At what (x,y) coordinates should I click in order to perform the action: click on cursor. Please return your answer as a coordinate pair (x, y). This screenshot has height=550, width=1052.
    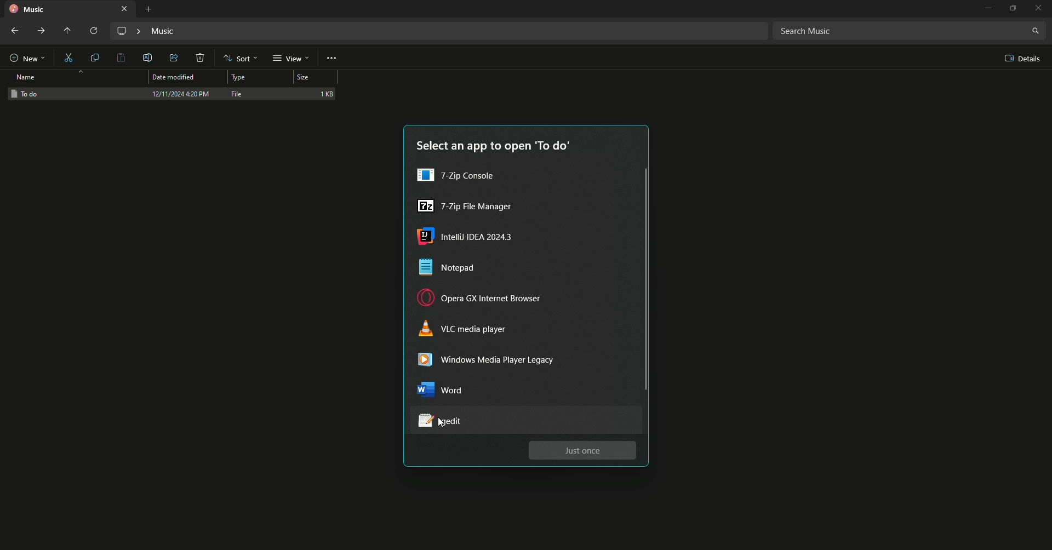
    Looking at the image, I should click on (440, 428).